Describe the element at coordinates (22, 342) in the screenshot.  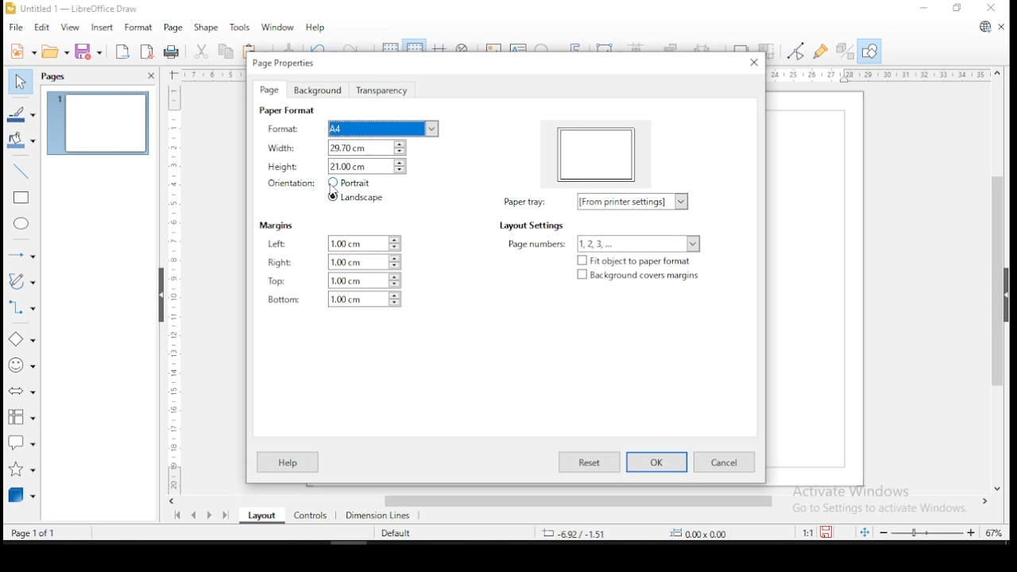
I see `simple shapes` at that location.